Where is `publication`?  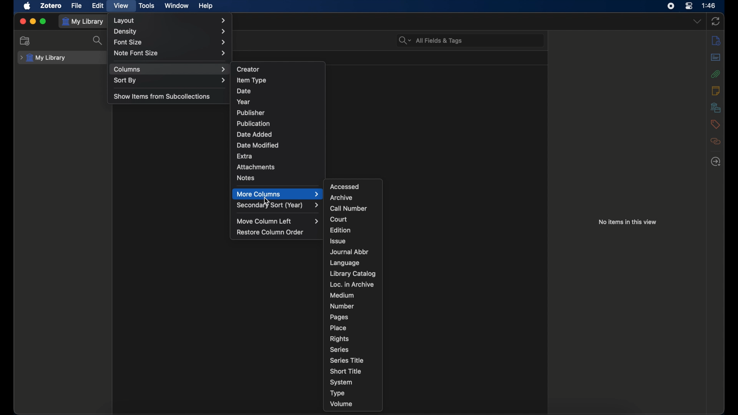
publication is located at coordinates (253, 123).